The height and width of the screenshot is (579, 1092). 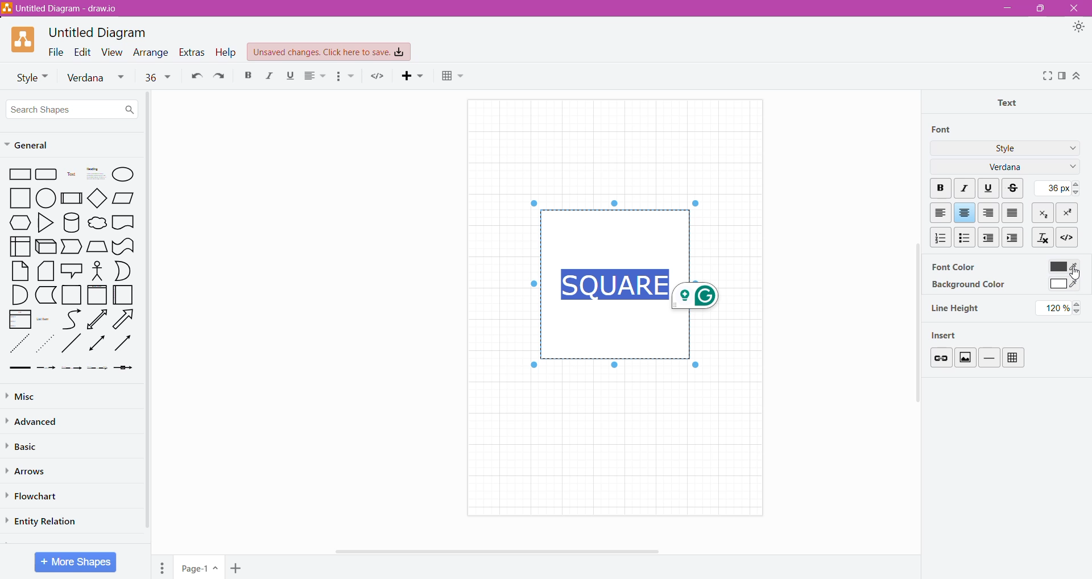 What do you see at coordinates (18, 344) in the screenshot?
I see `Dotted Line` at bounding box center [18, 344].